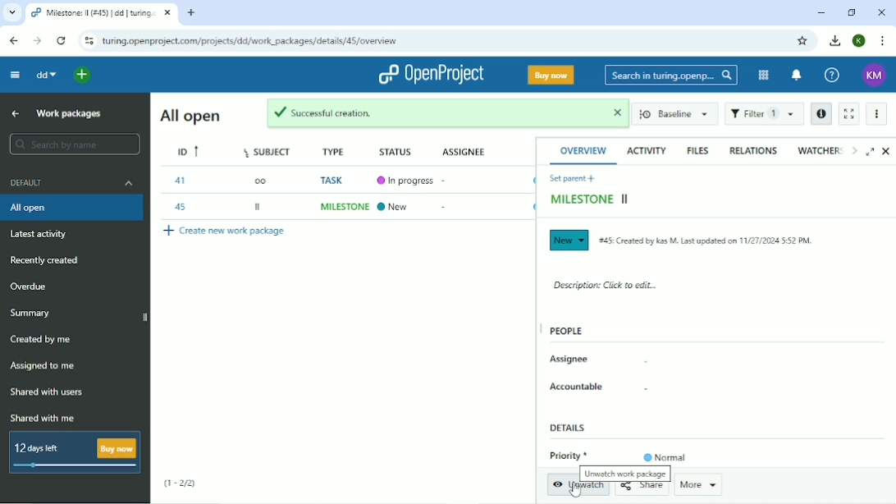 This screenshot has height=504, width=896. I want to click on Created by me, so click(42, 340).